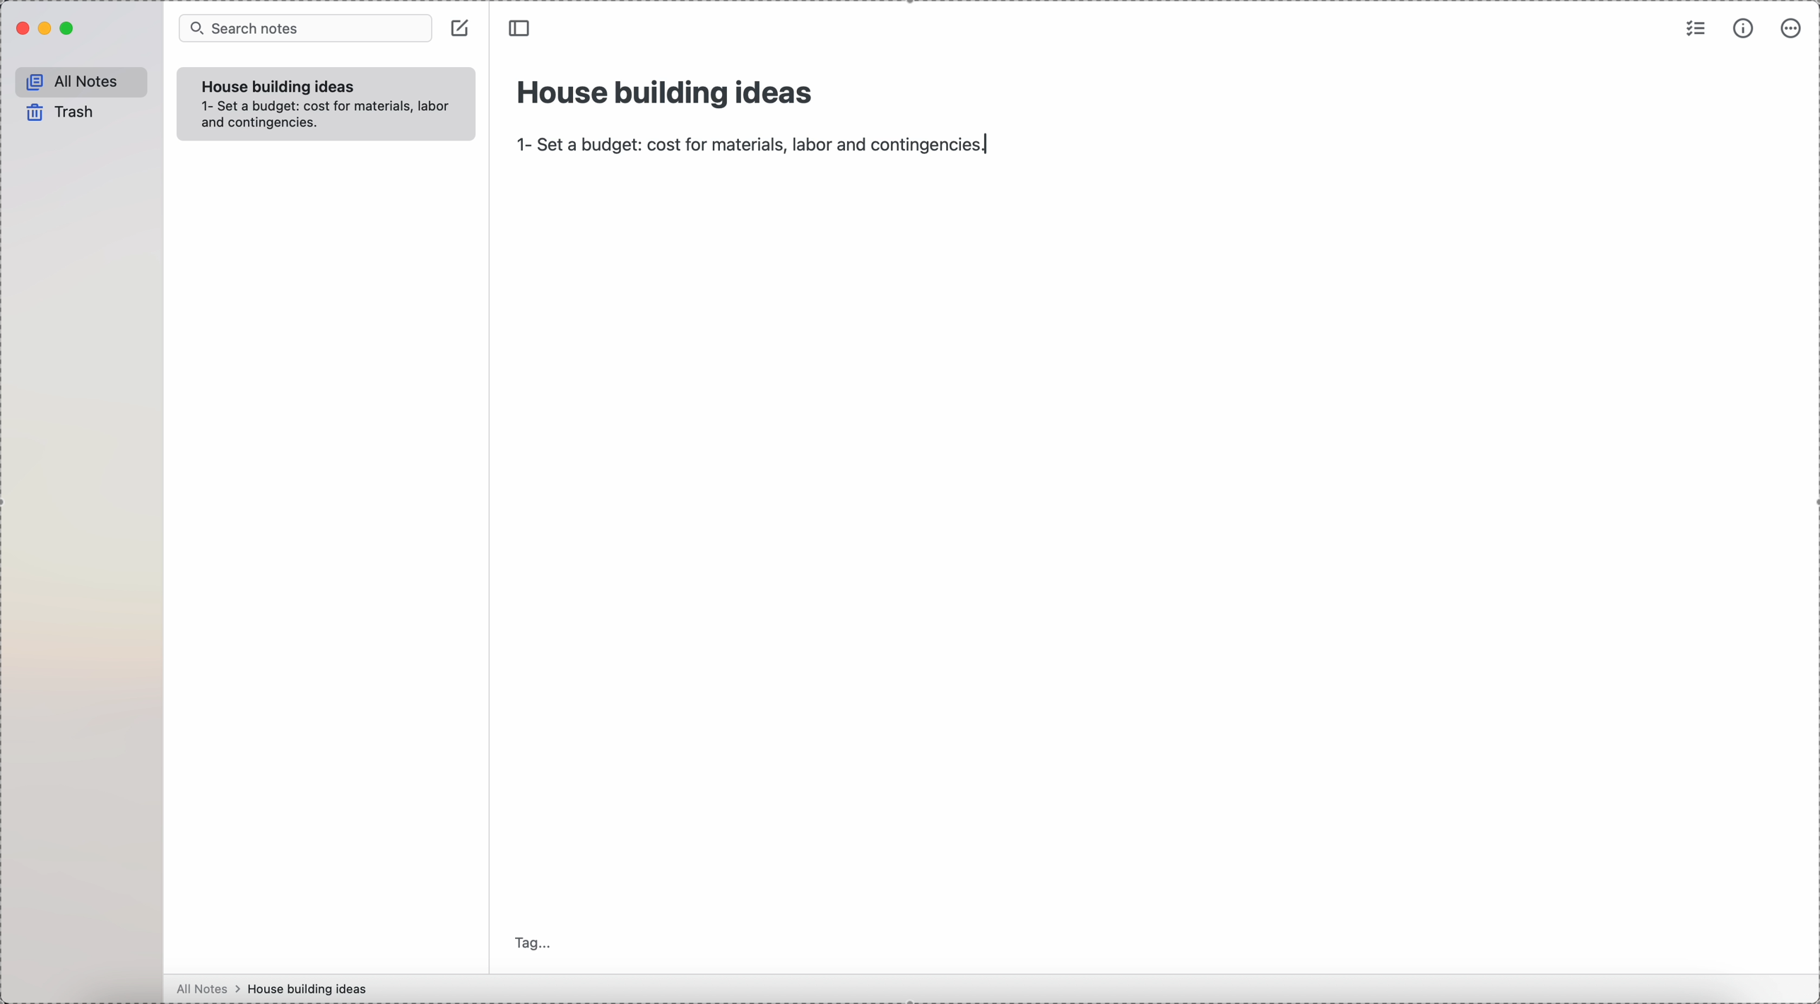 The width and height of the screenshot is (1820, 1004). What do you see at coordinates (535, 942) in the screenshot?
I see `tag` at bounding box center [535, 942].